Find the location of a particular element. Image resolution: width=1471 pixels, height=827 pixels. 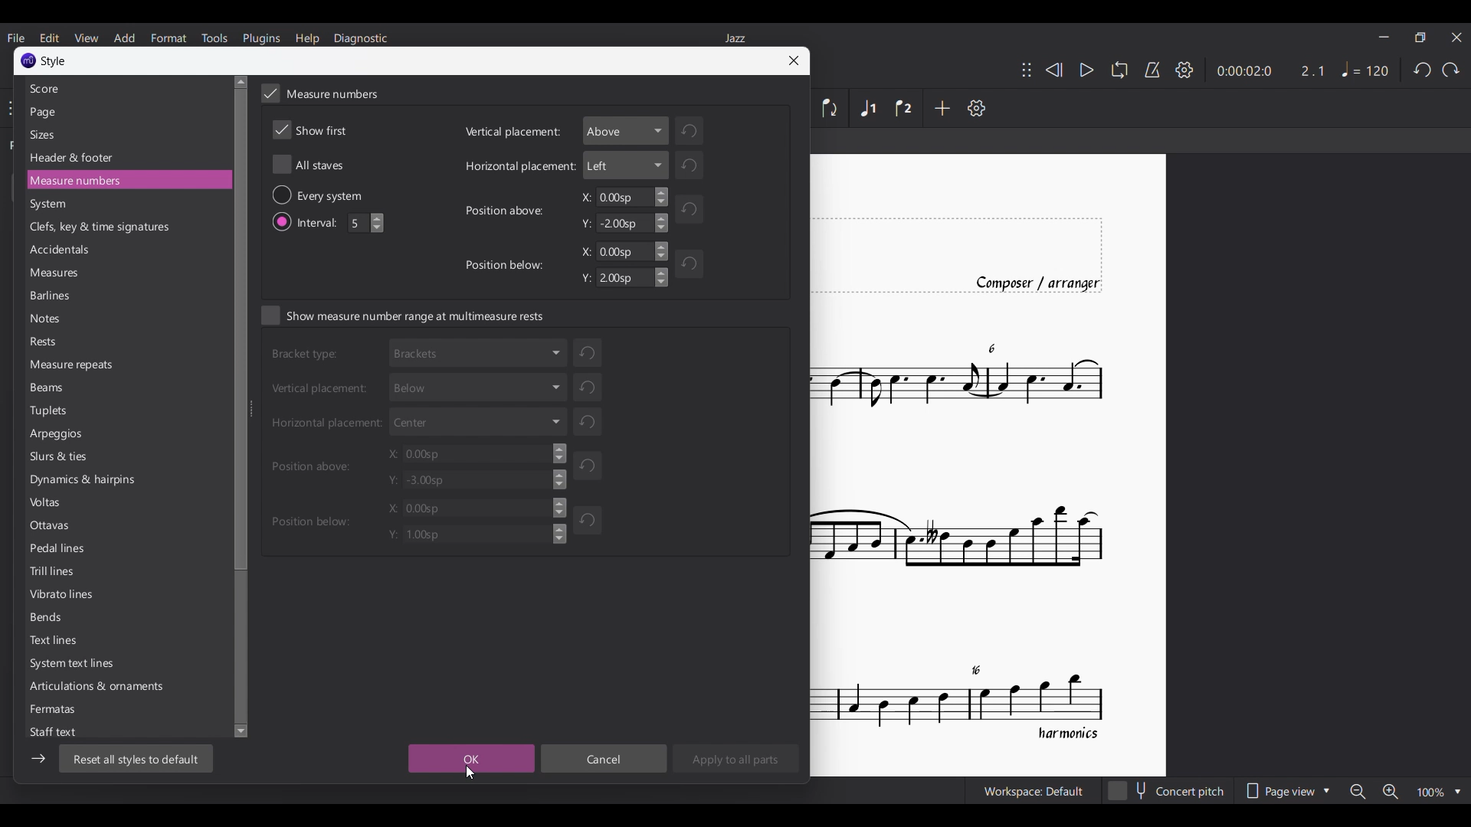

Y is located at coordinates (621, 278).